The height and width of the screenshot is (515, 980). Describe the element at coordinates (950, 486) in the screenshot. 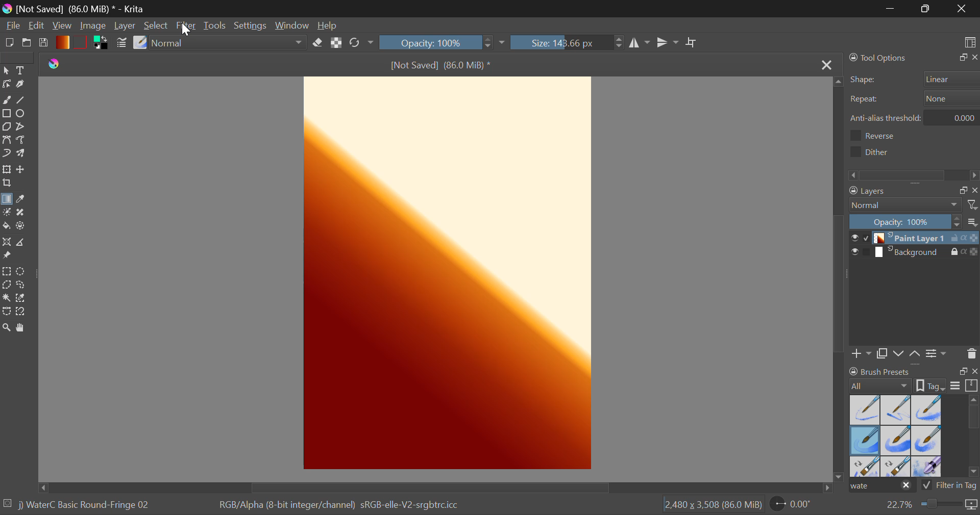

I see `tag filter` at that location.